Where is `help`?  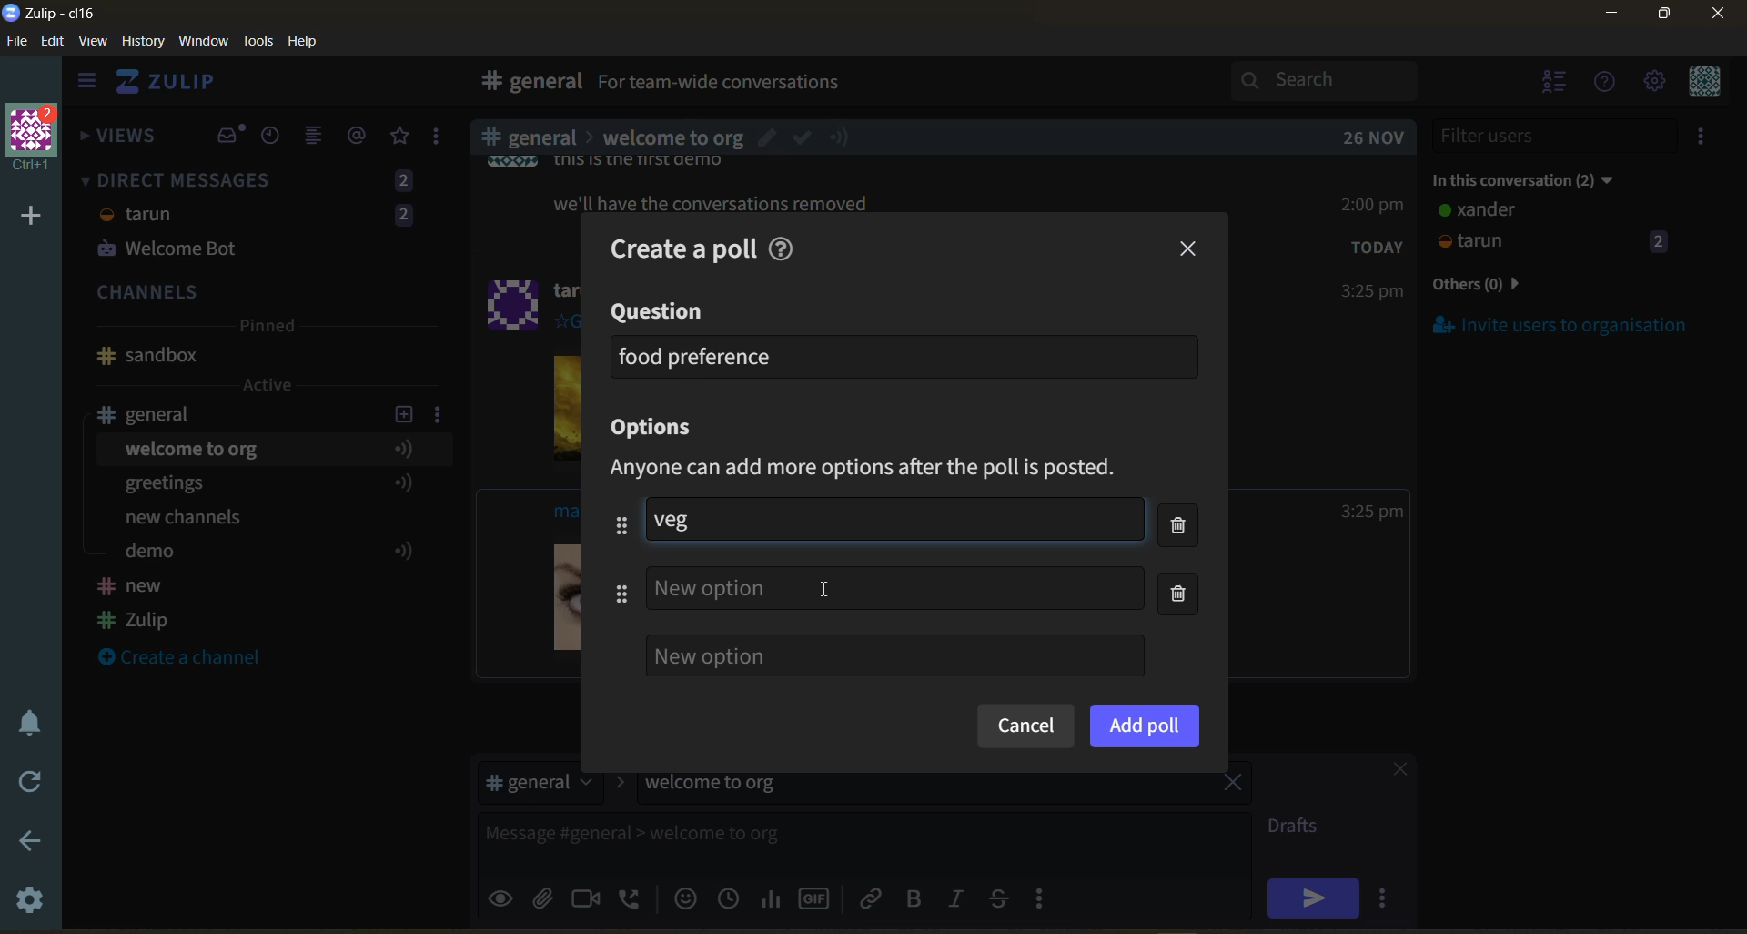 help is located at coordinates (1057, 86).